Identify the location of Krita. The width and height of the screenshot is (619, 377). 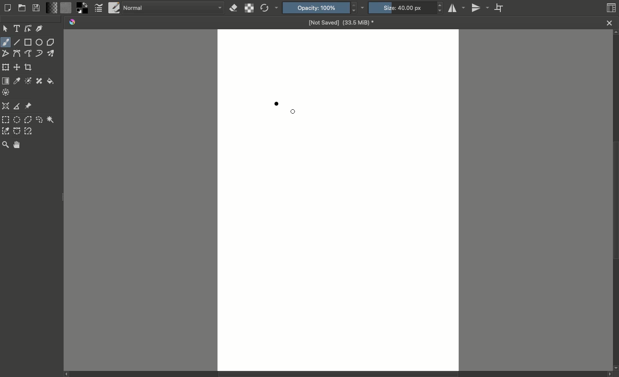
(73, 22).